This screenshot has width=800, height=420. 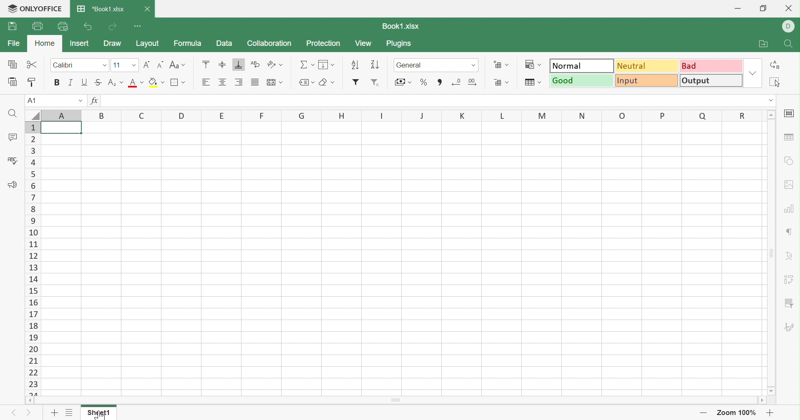 I want to click on Erase styles, so click(x=331, y=82).